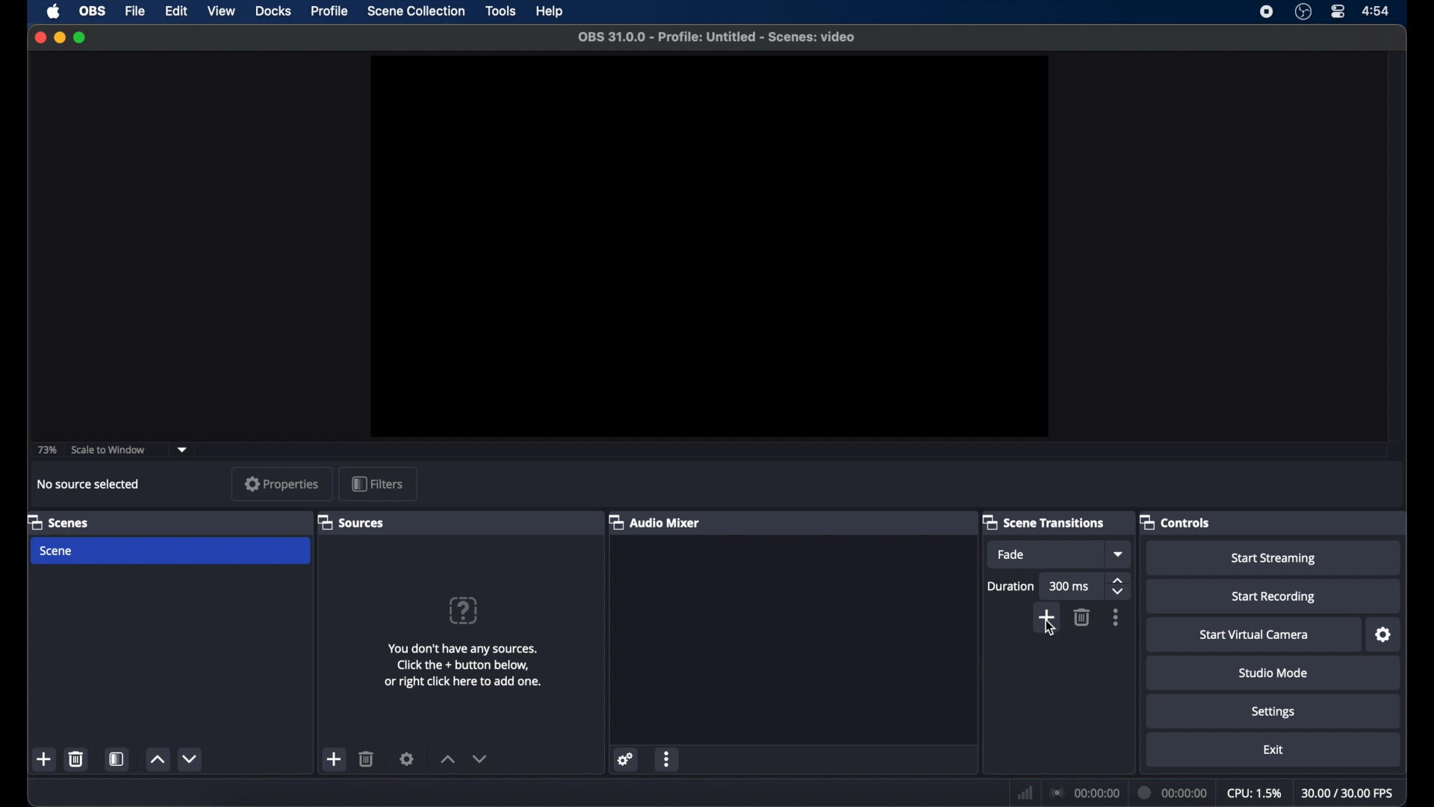 The image size is (1434, 807). What do you see at coordinates (1070, 586) in the screenshot?
I see `300 ms` at bounding box center [1070, 586].